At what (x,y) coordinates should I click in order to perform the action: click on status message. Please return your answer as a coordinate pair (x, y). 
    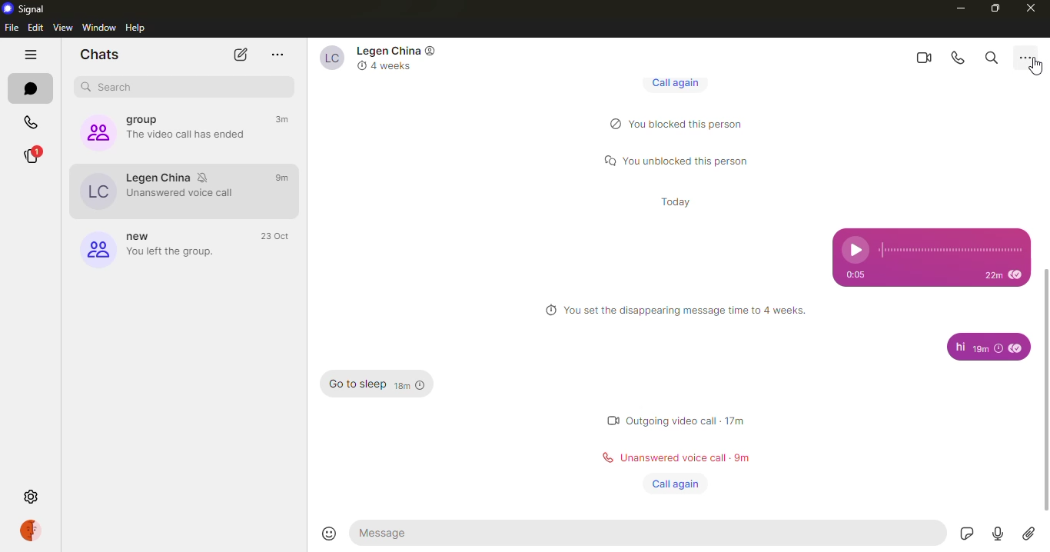
    Looking at the image, I should click on (679, 124).